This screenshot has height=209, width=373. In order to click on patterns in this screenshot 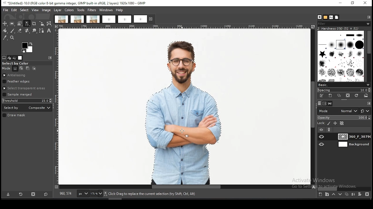, I will do `click(326, 17)`.